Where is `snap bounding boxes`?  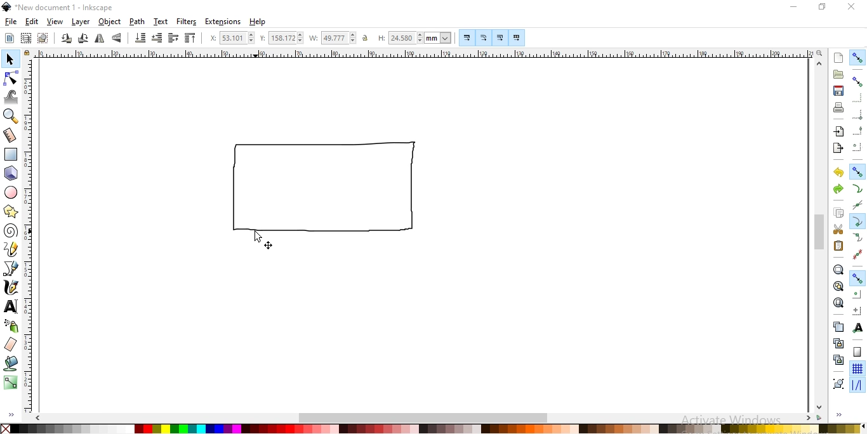 snap bounding boxes is located at coordinates (859, 81).